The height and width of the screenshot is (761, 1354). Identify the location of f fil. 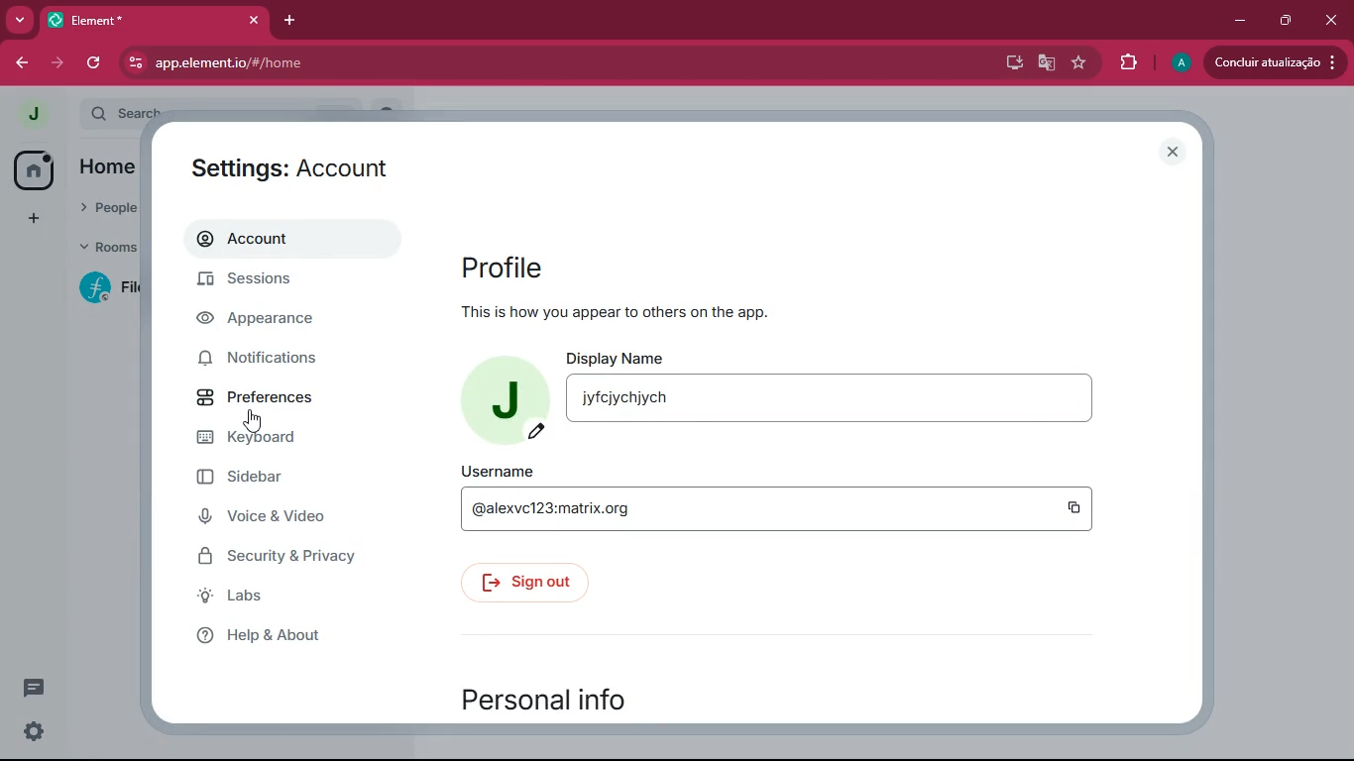
(102, 289).